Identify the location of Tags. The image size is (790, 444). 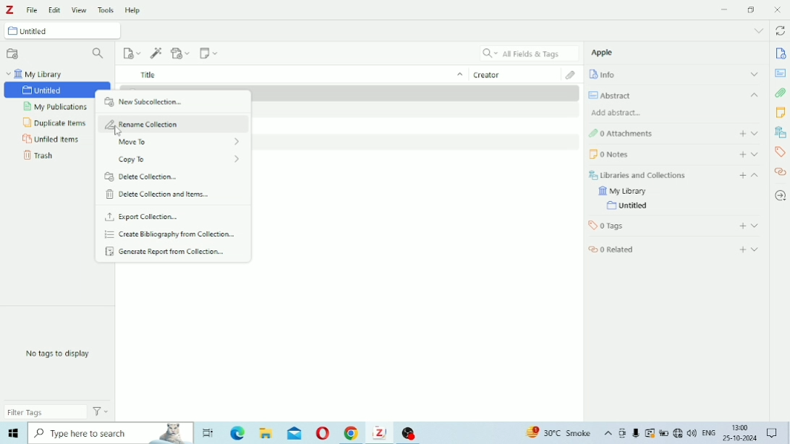
(779, 151).